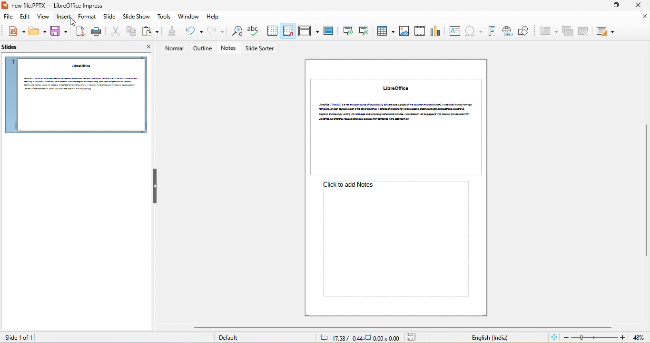 The height and width of the screenshot is (343, 650). Describe the element at coordinates (261, 49) in the screenshot. I see `slide sorter` at that location.